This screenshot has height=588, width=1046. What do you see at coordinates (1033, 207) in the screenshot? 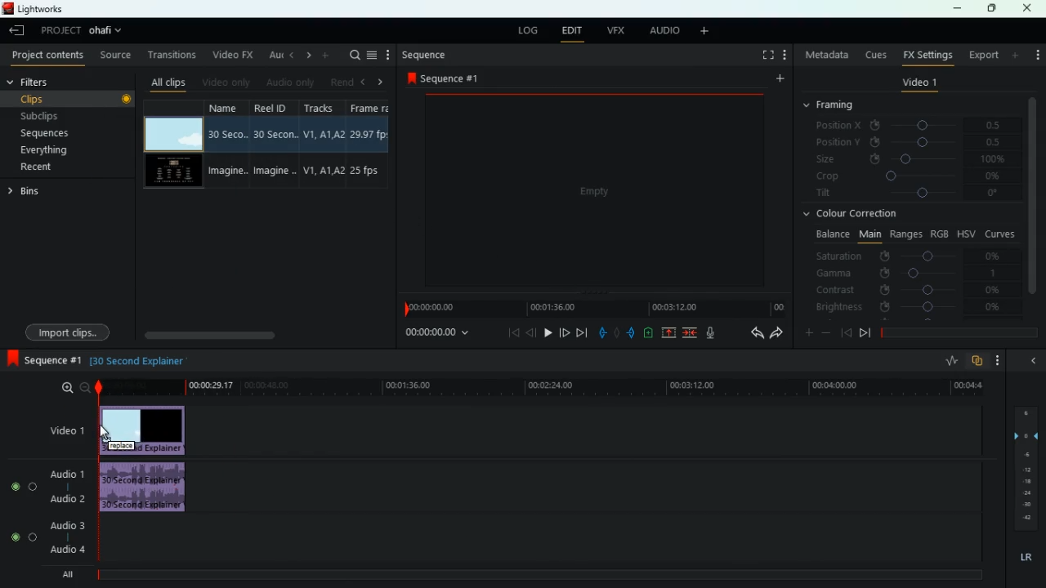
I see `vertical scroll bar` at bounding box center [1033, 207].